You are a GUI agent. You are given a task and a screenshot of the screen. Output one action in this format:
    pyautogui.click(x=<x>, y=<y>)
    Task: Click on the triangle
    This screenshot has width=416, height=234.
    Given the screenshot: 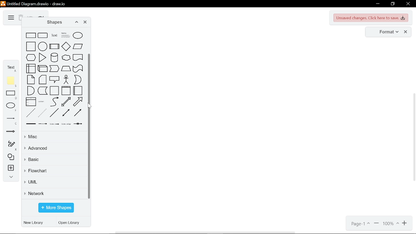 What is the action you would take?
    pyautogui.click(x=43, y=58)
    